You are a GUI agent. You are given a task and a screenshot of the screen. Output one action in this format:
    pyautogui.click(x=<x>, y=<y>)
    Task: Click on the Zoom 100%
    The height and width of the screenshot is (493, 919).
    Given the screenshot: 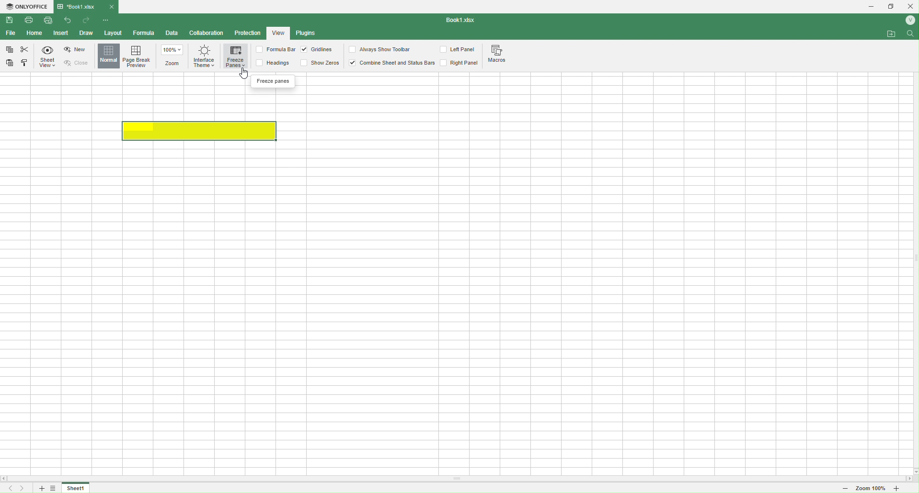 What is the action you would take?
    pyautogui.click(x=871, y=489)
    